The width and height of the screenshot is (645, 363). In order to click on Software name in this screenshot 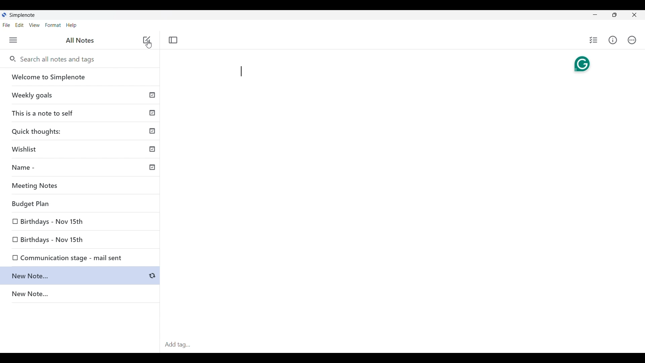, I will do `click(22, 15)`.